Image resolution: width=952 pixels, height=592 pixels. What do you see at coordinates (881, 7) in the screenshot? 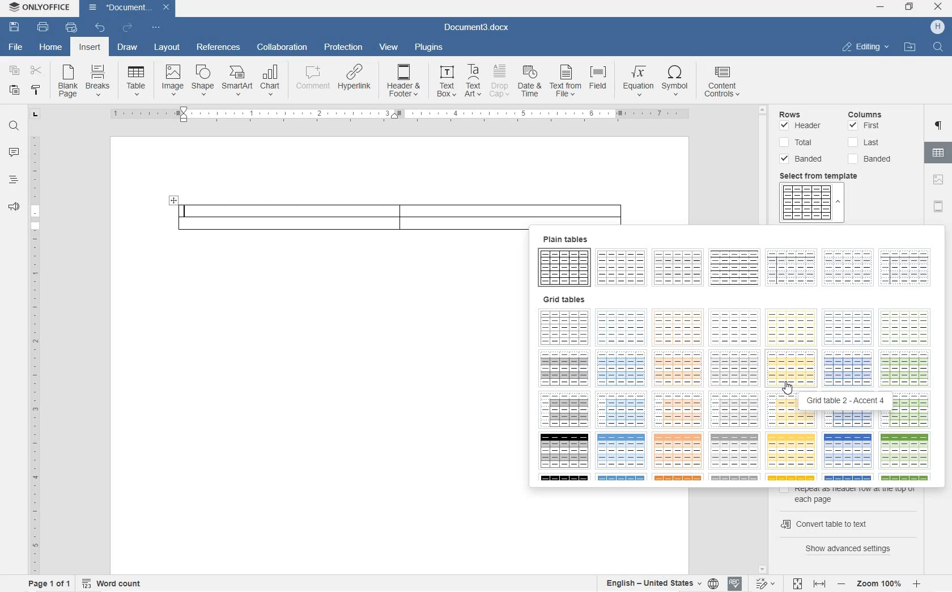
I see `MINIMIZE` at bounding box center [881, 7].